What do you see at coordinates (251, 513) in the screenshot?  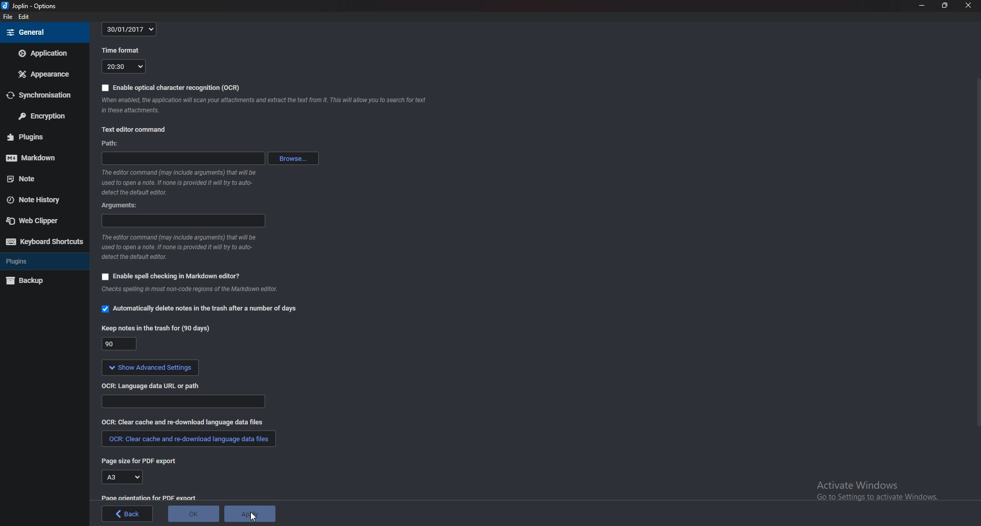 I see `Apply` at bounding box center [251, 513].